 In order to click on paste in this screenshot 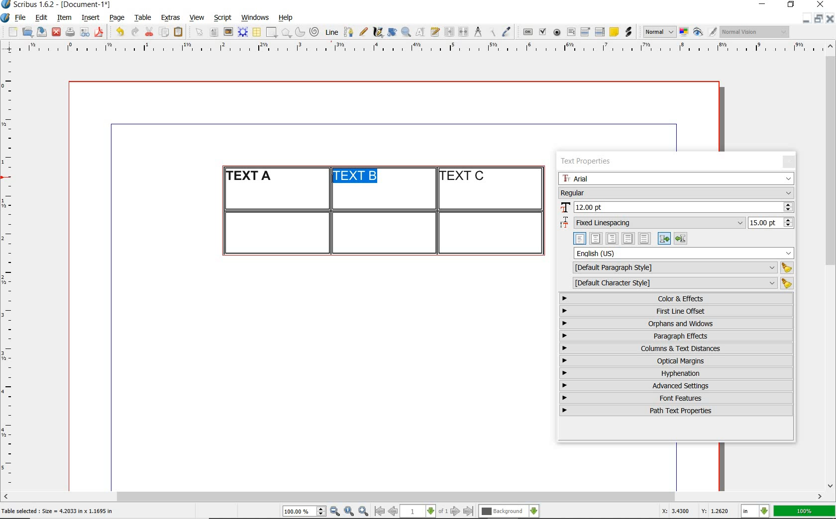, I will do `click(180, 32)`.